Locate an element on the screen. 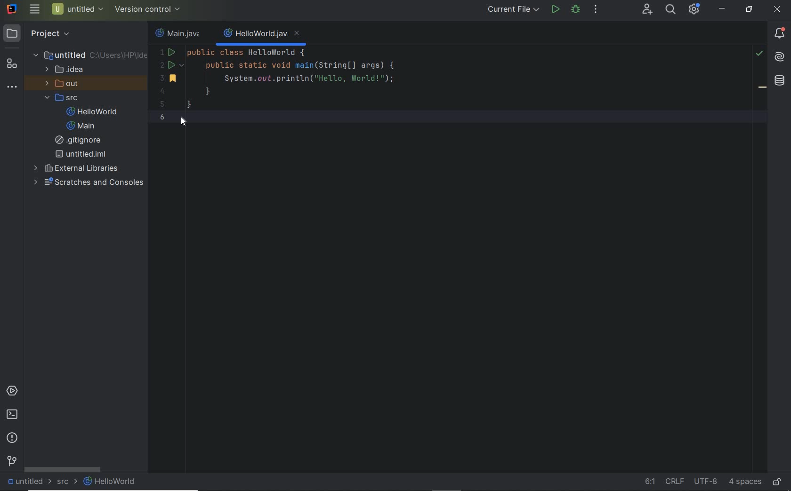 Image resolution: width=791 pixels, height=491 pixels. project is located at coordinates (41, 34).